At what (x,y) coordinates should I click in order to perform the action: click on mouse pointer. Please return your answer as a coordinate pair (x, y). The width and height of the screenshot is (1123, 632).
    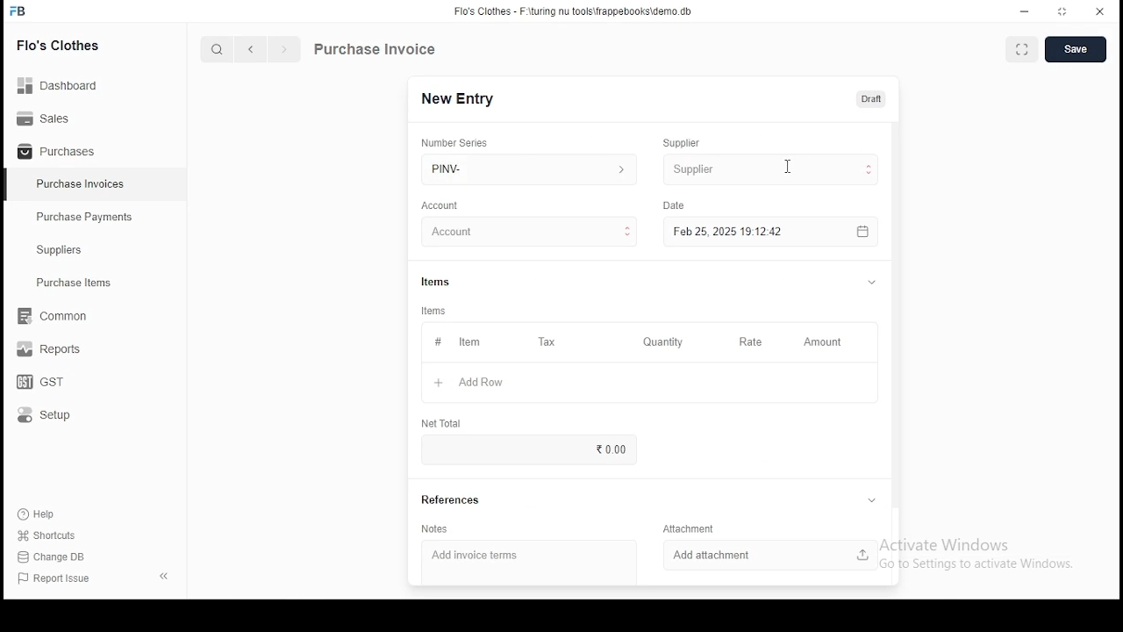
    Looking at the image, I should click on (783, 166).